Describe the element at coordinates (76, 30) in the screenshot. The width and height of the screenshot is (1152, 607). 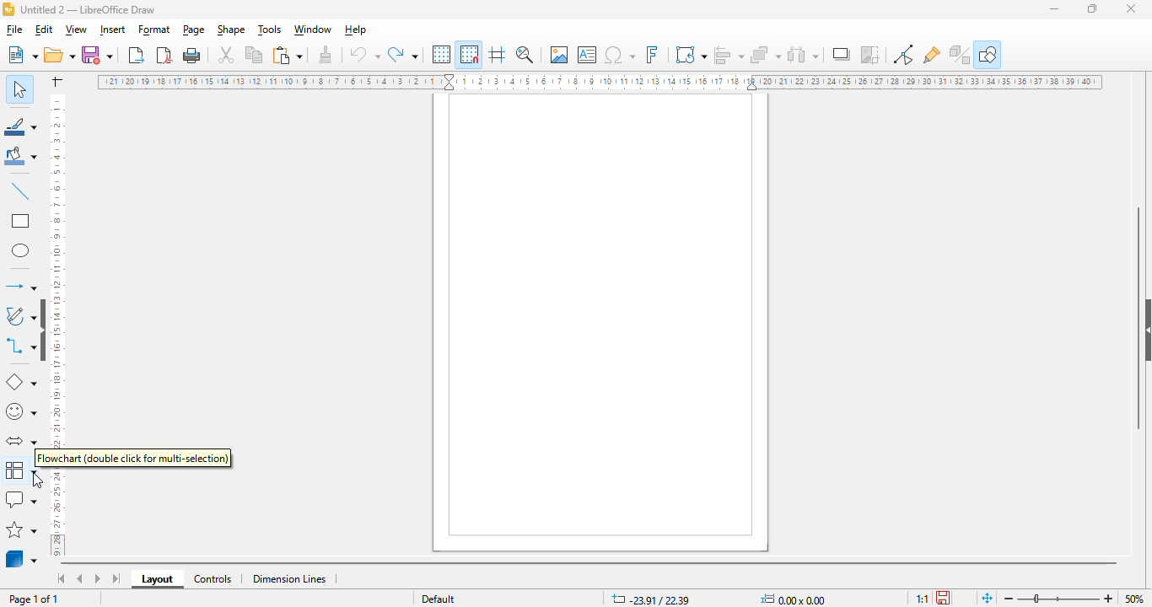
I see `view` at that location.